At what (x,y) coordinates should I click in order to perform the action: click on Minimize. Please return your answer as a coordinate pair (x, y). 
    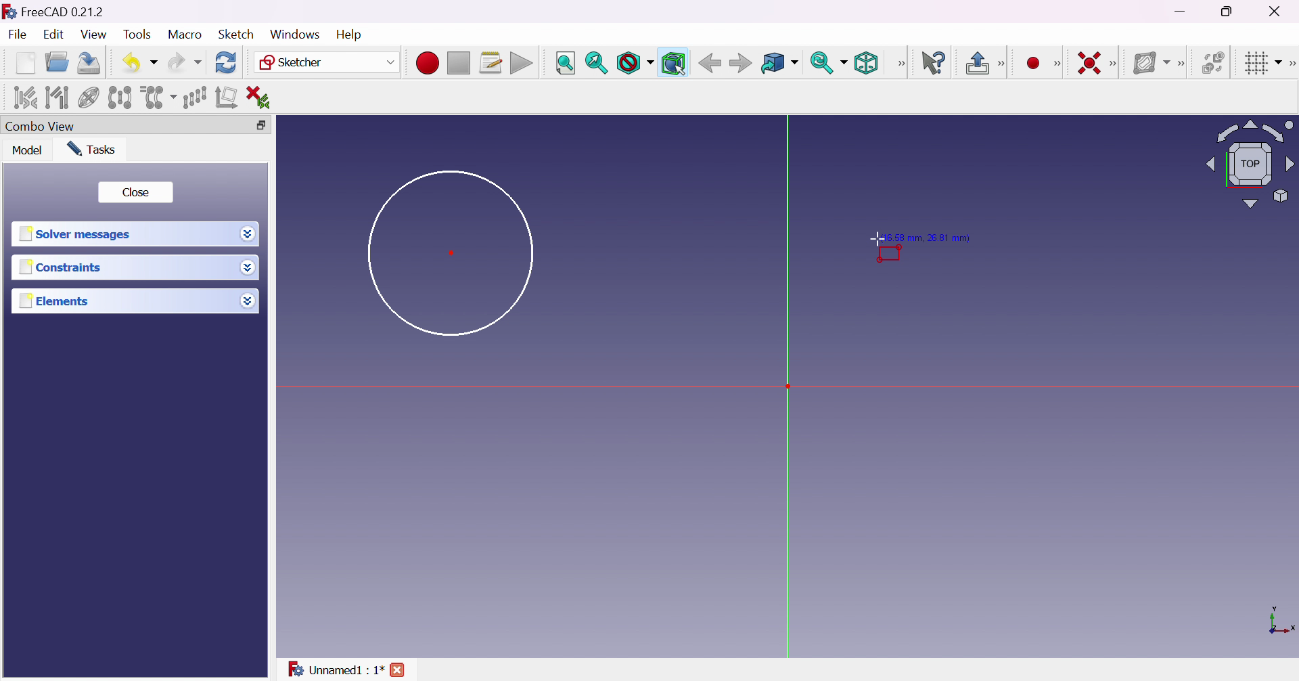
    Looking at the image, I should click on (1183, 12).